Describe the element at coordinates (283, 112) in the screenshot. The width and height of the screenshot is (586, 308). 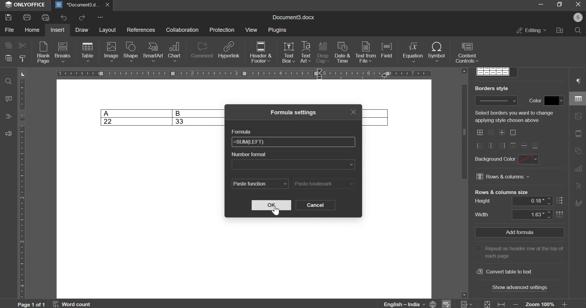
I see `formula settings` at that location.